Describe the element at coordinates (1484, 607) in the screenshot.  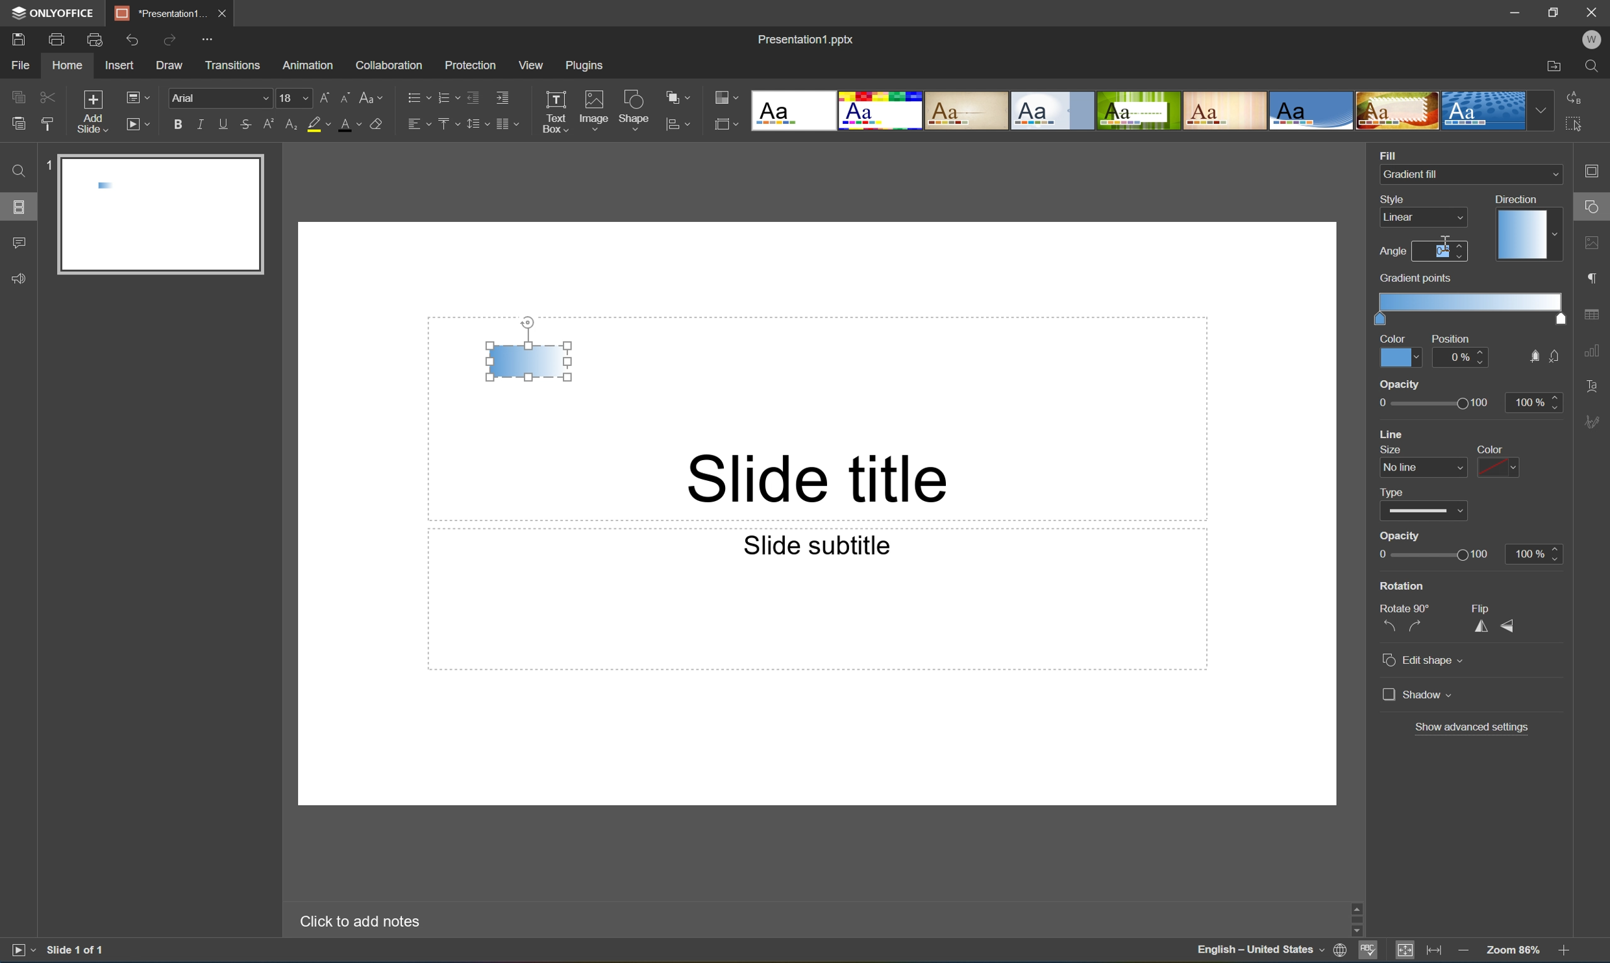
I see `Flip` at that location.